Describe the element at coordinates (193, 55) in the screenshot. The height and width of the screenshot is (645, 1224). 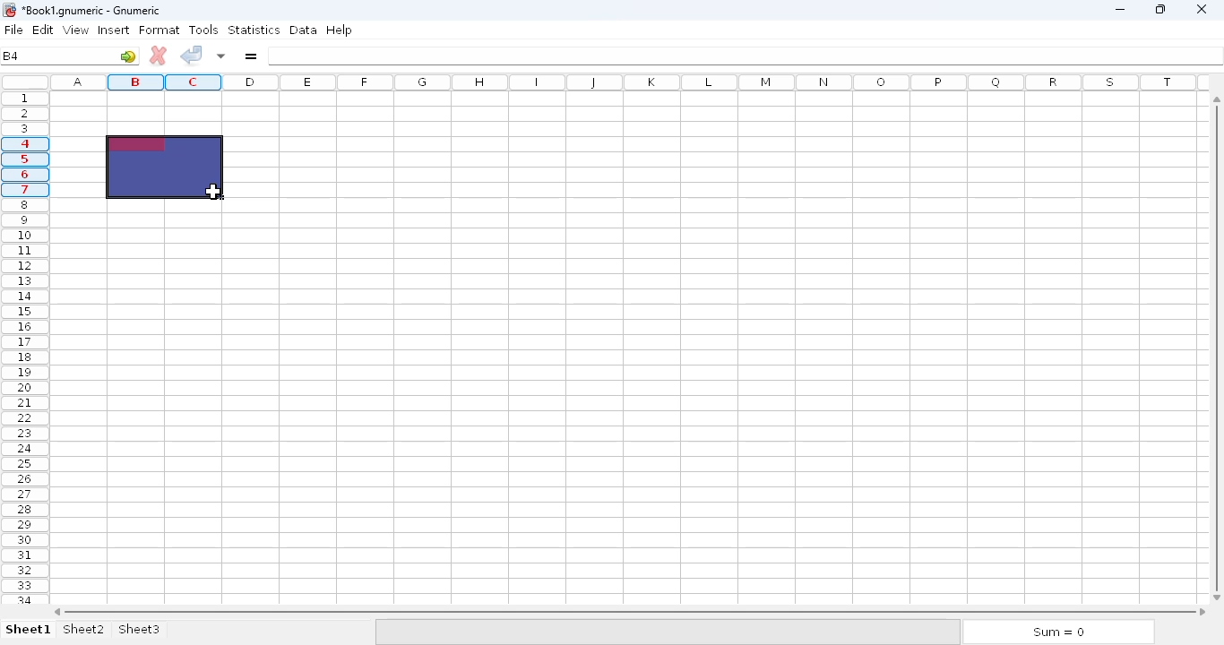
I see `accept change` at that location.